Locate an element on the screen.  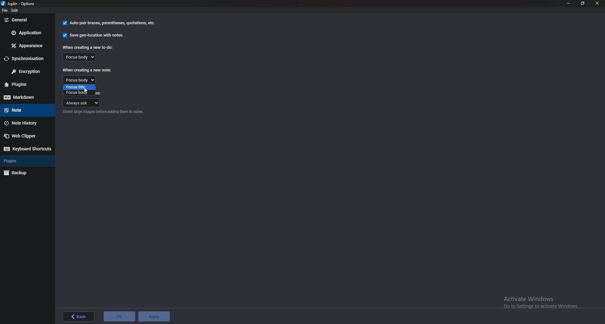
Activate windows pop up is located at coordinates (542, 302).